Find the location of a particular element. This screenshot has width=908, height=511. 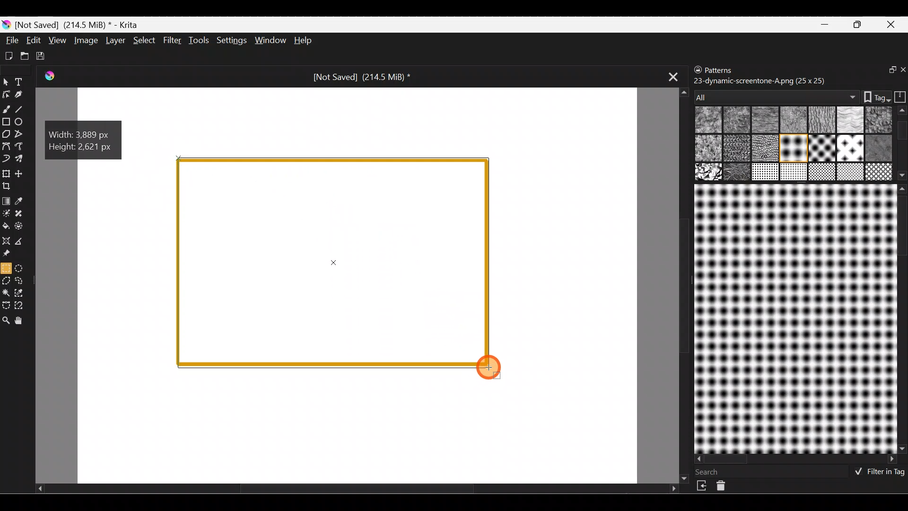

Select shapes is located at coordinates (6, 82).